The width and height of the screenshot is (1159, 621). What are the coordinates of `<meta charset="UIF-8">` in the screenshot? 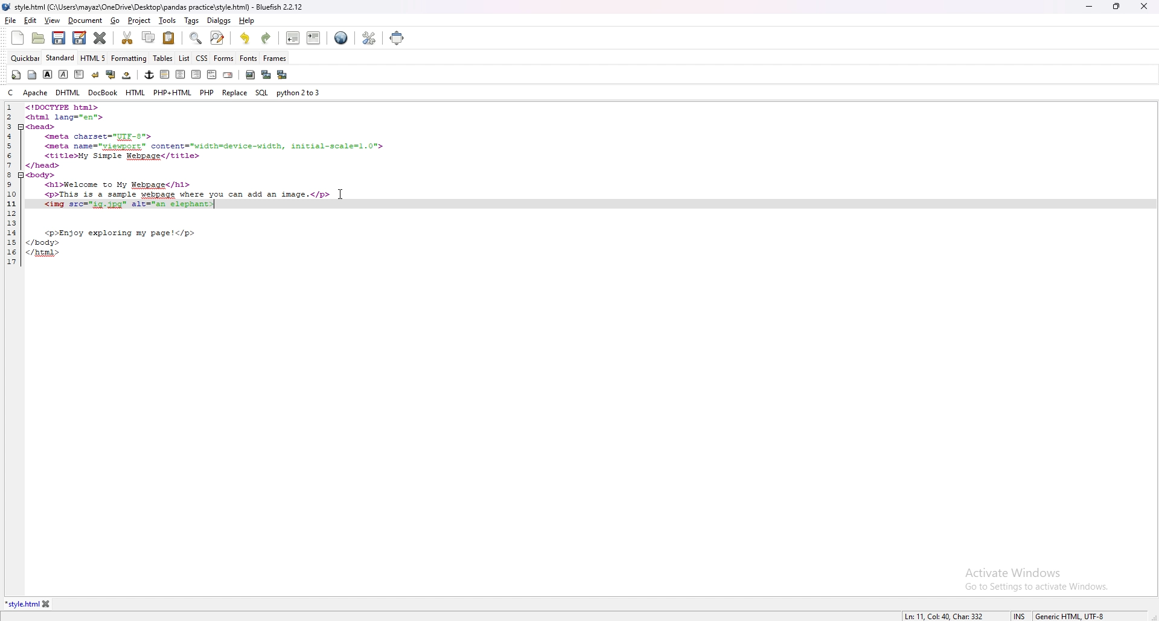 It's located at (100, 137).